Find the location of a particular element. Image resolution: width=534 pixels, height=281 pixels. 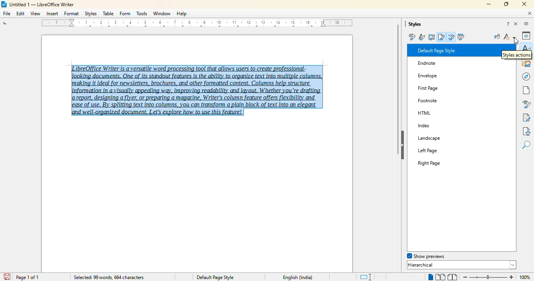

window is located at coordinates (162, 13).